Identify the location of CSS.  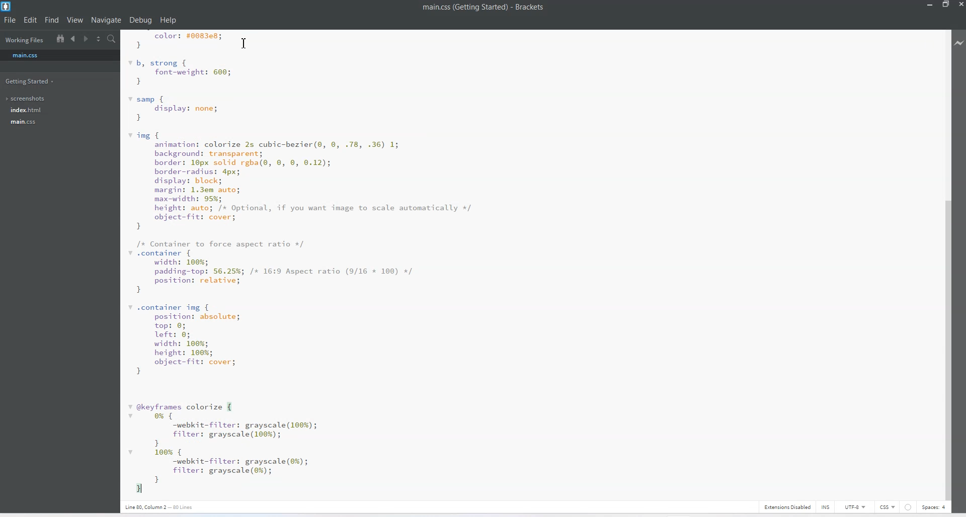
(887, 507).